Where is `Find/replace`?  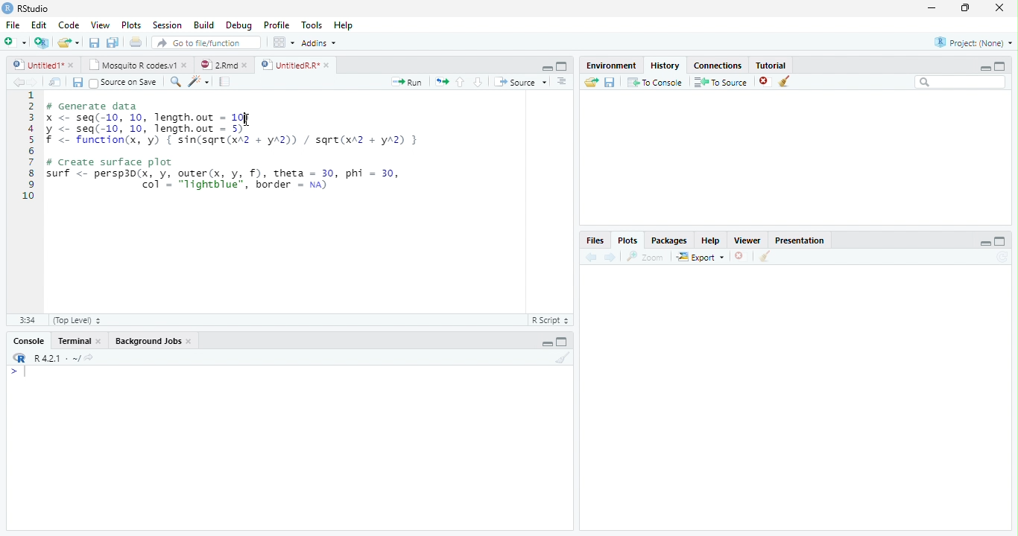
Find/replace is located at coordinates (174, 82).